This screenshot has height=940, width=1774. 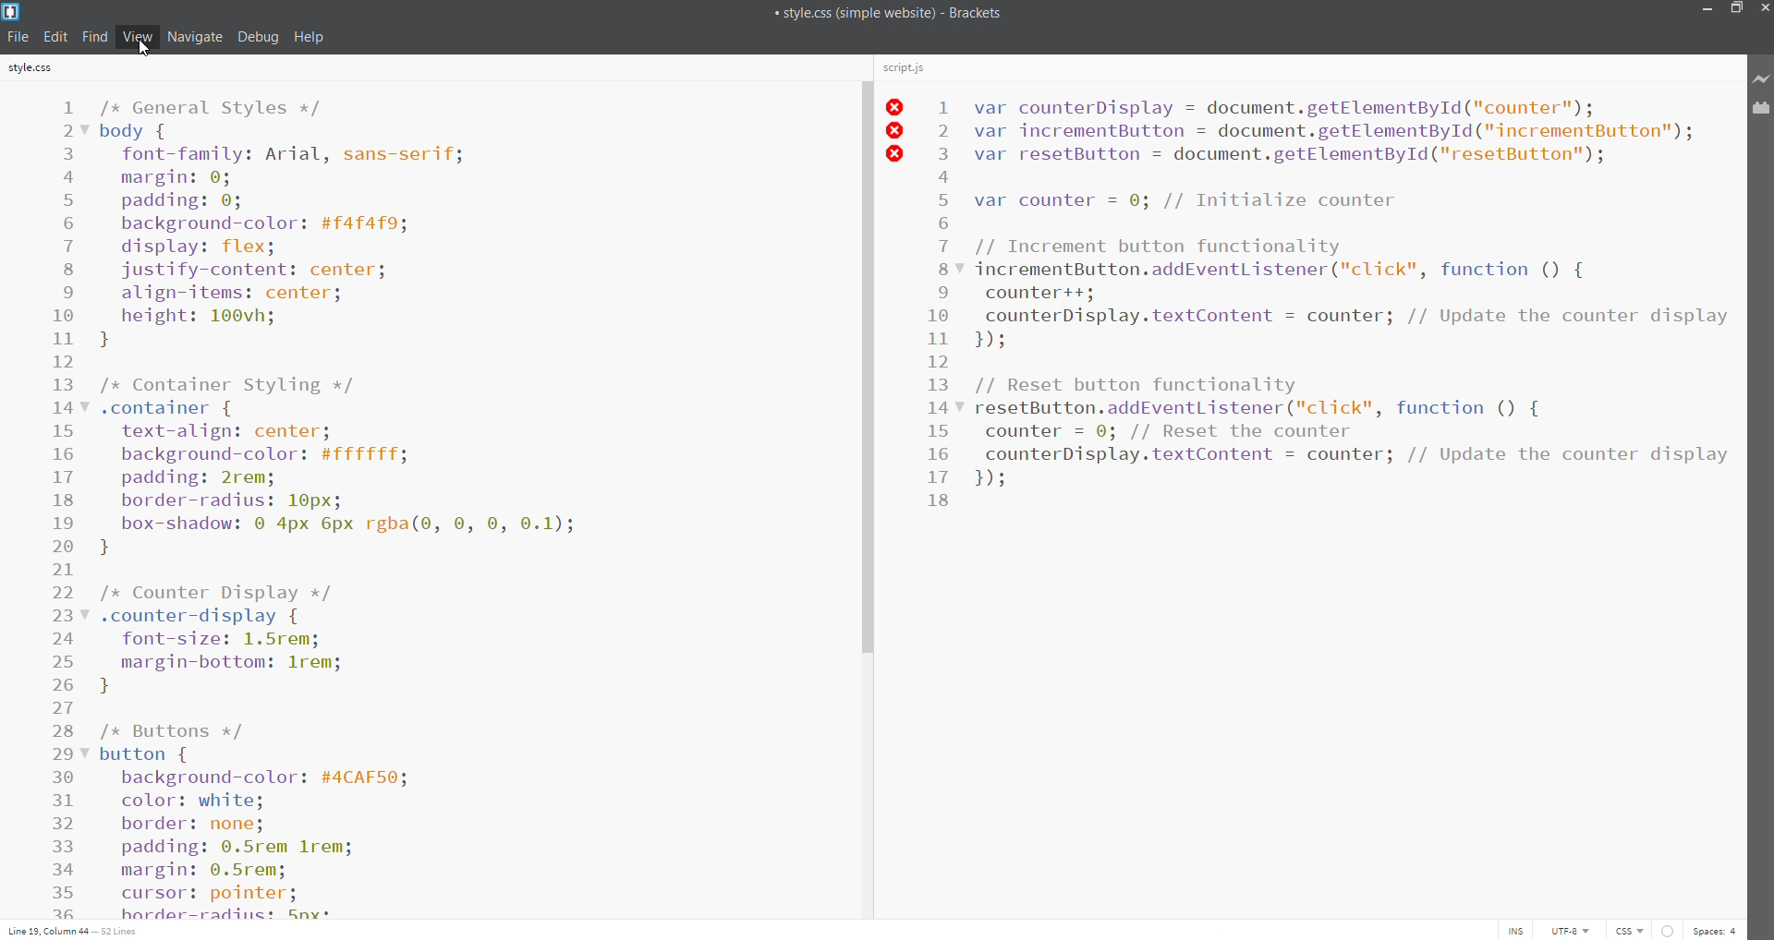 I want to click on extension manager, so click(x=1762, y=110).